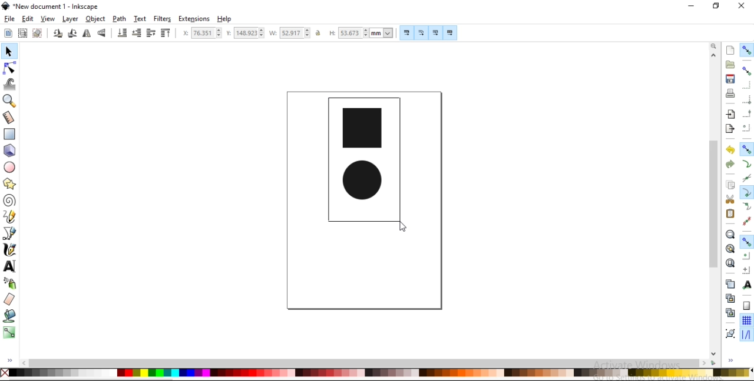  I want to click on duplicate selected objects, so click(731, 285).